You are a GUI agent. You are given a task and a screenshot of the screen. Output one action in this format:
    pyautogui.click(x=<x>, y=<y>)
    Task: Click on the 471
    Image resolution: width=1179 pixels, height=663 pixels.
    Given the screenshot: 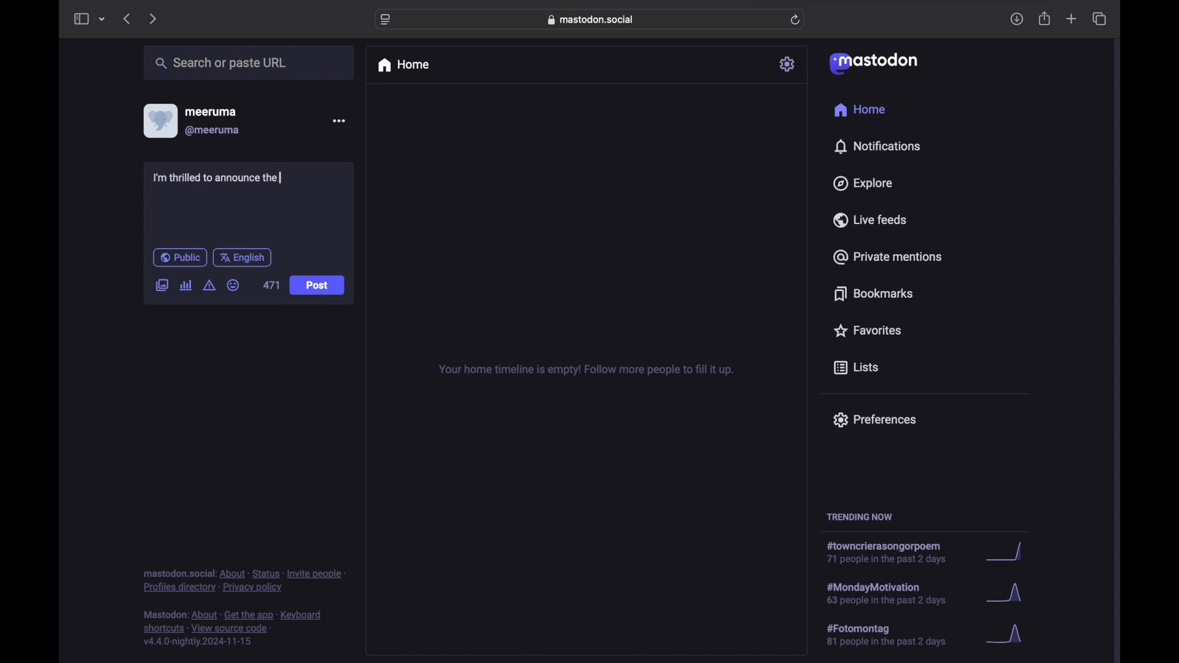 What is the action you would take?
    pyautogui.click(x=271, y=285)
    